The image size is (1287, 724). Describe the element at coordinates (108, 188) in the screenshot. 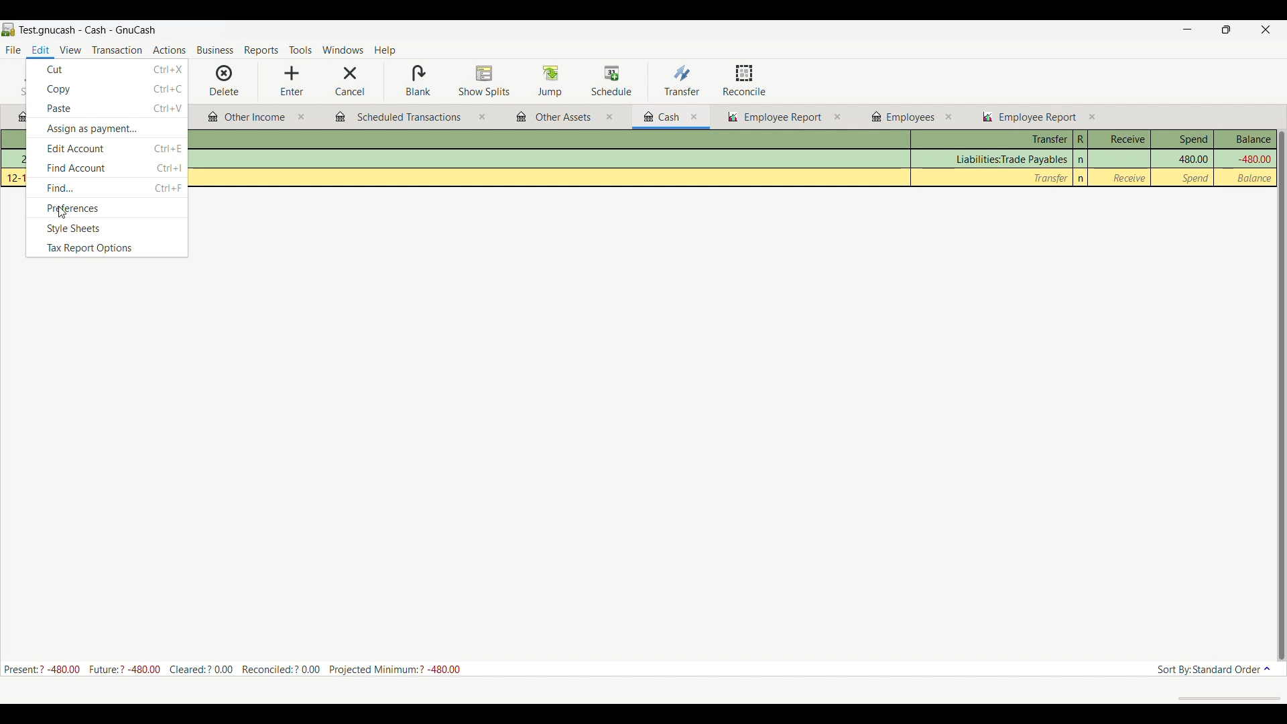

I see `Find` at that location.